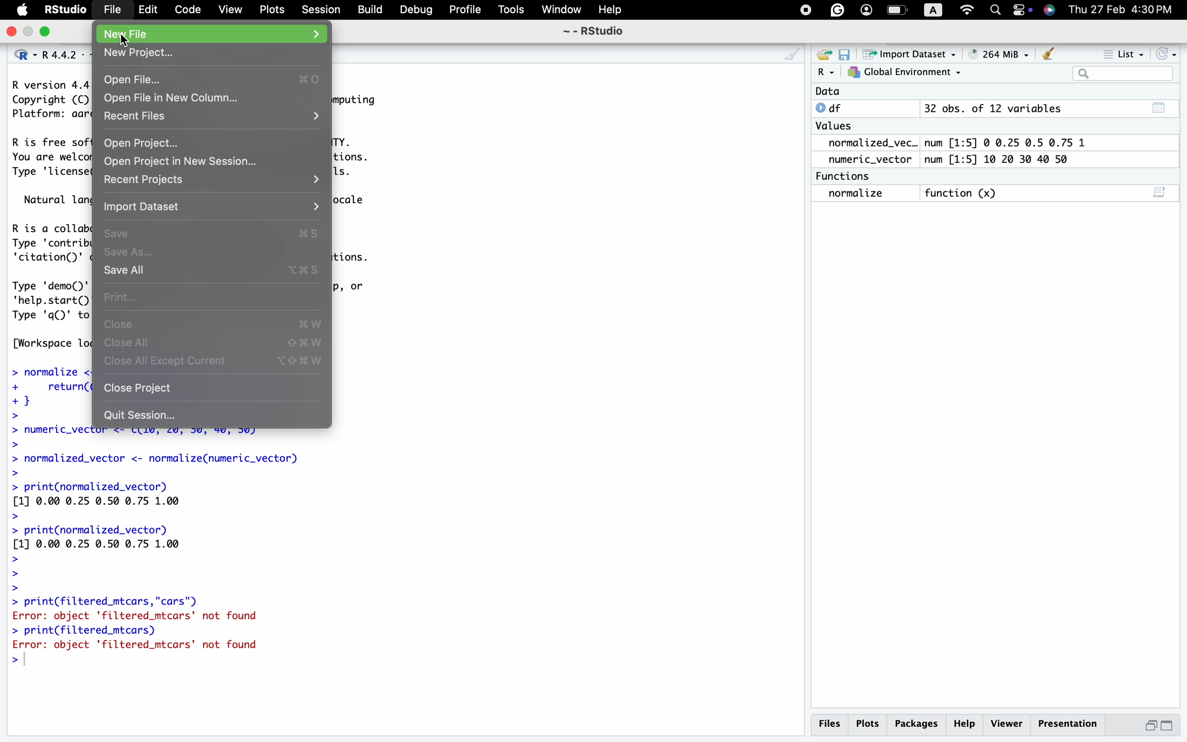  I want to click on clear objects from the workspace, so click(1049, 53).